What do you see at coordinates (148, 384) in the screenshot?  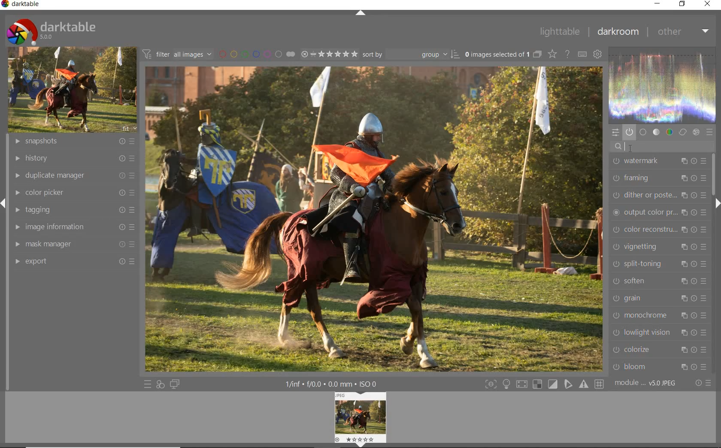 I see `quick access to presets` at bounding box center [148, 384].